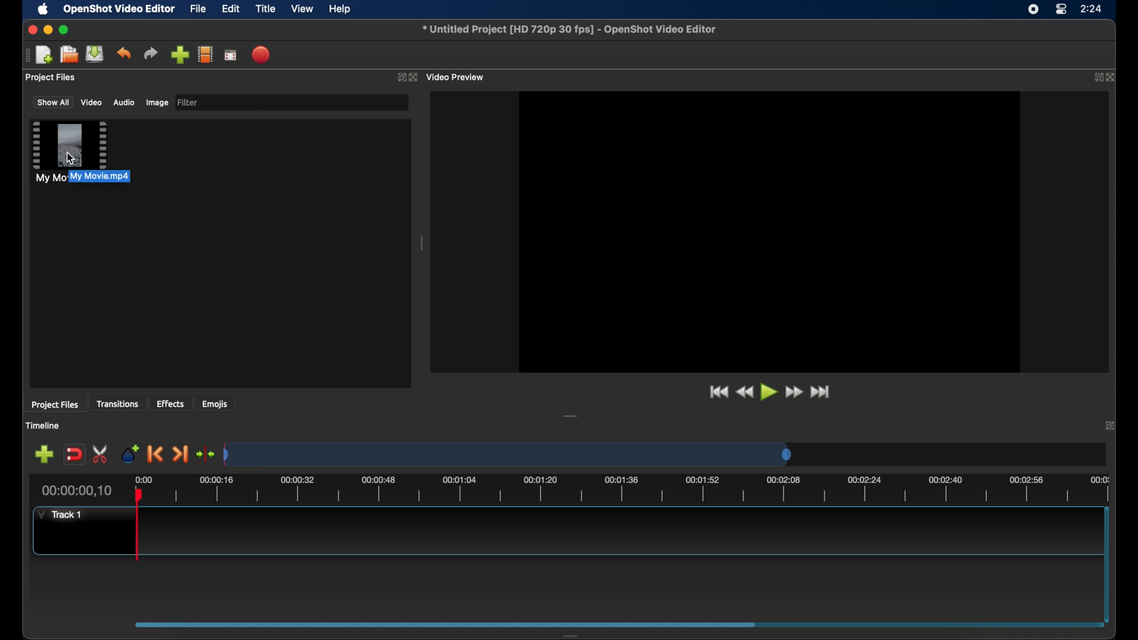 The height and width of the screenshot is (640, 1138). Describe the element at coordinates (571, 634) in the screenshot. I see `drag handle` at that location.